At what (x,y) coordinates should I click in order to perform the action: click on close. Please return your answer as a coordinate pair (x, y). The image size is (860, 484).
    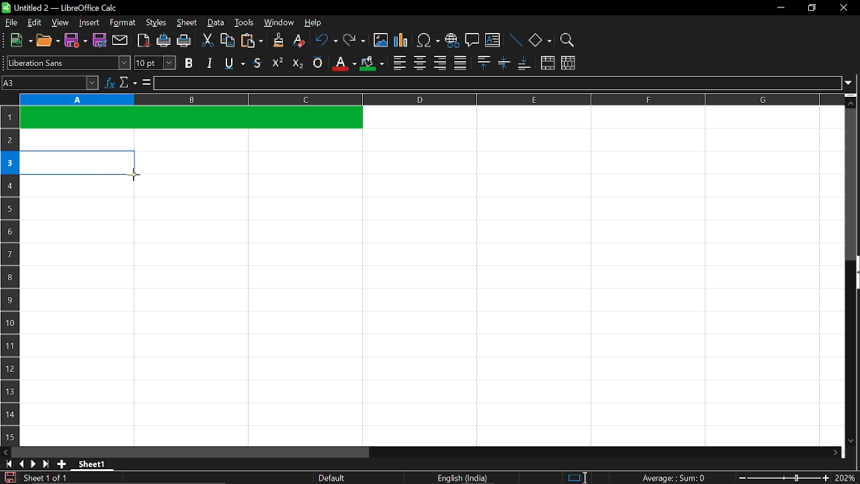
    Looking at the image, I should click on (845, 8).